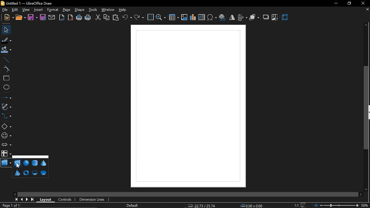 This screenshot has height=208, width=370. Describe the element at coordinates (62, 17) in the screenshot. I see `export` at that location.